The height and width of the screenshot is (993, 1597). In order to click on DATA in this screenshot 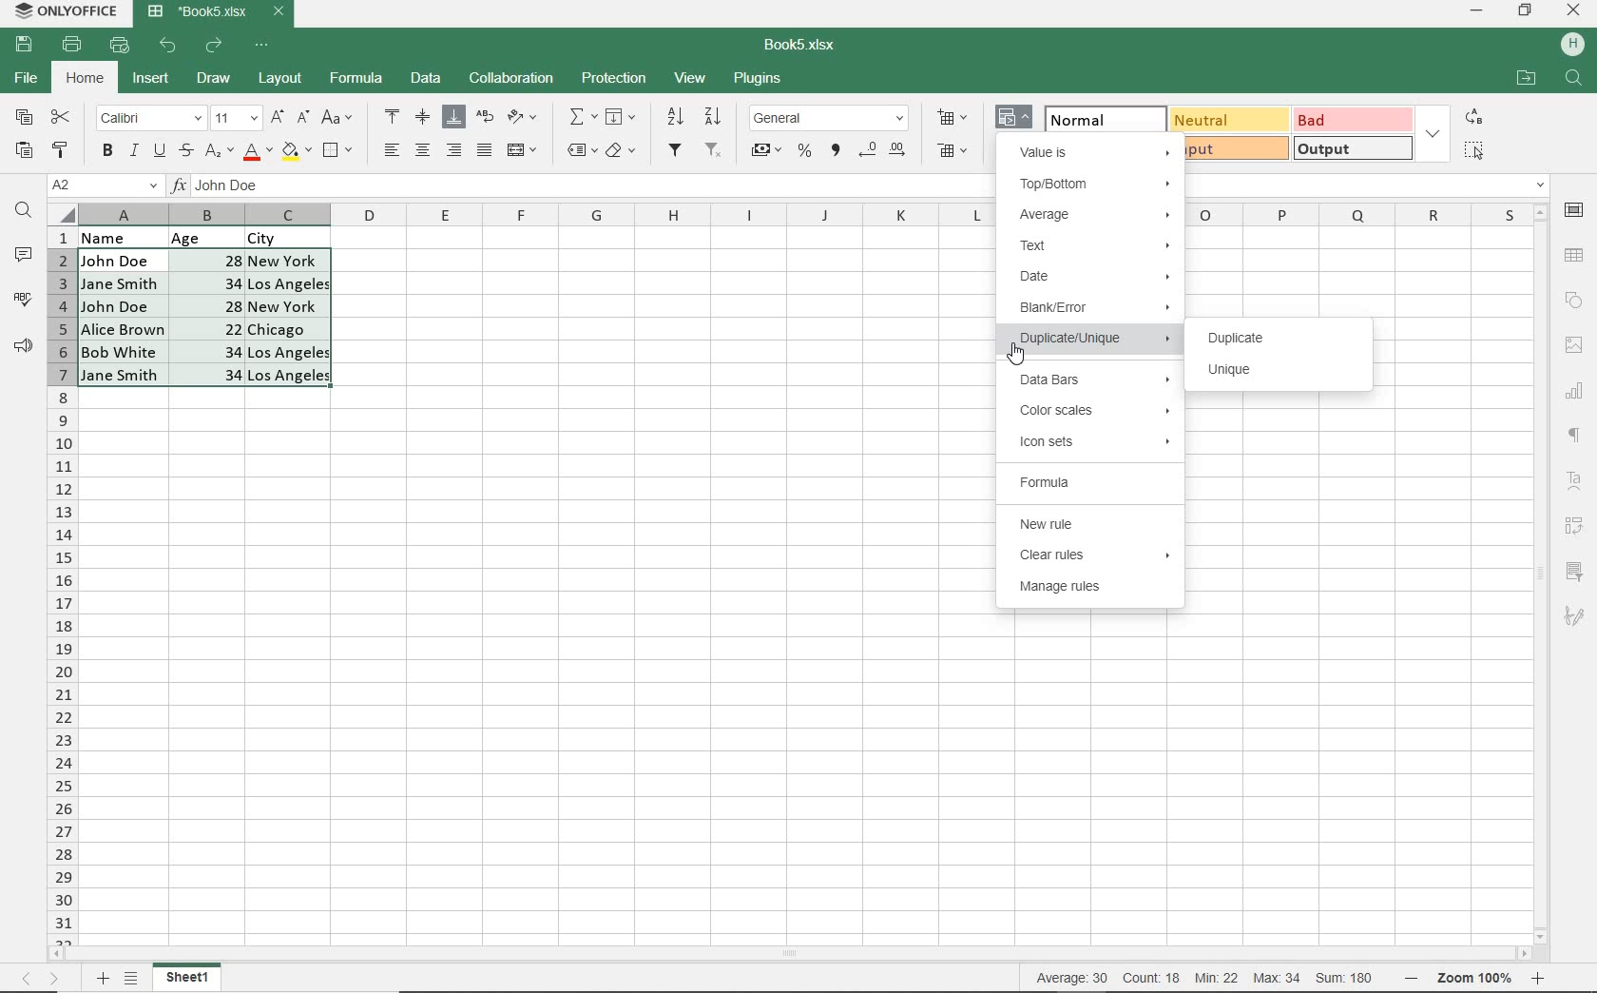, I will do `click(427, 80)`.